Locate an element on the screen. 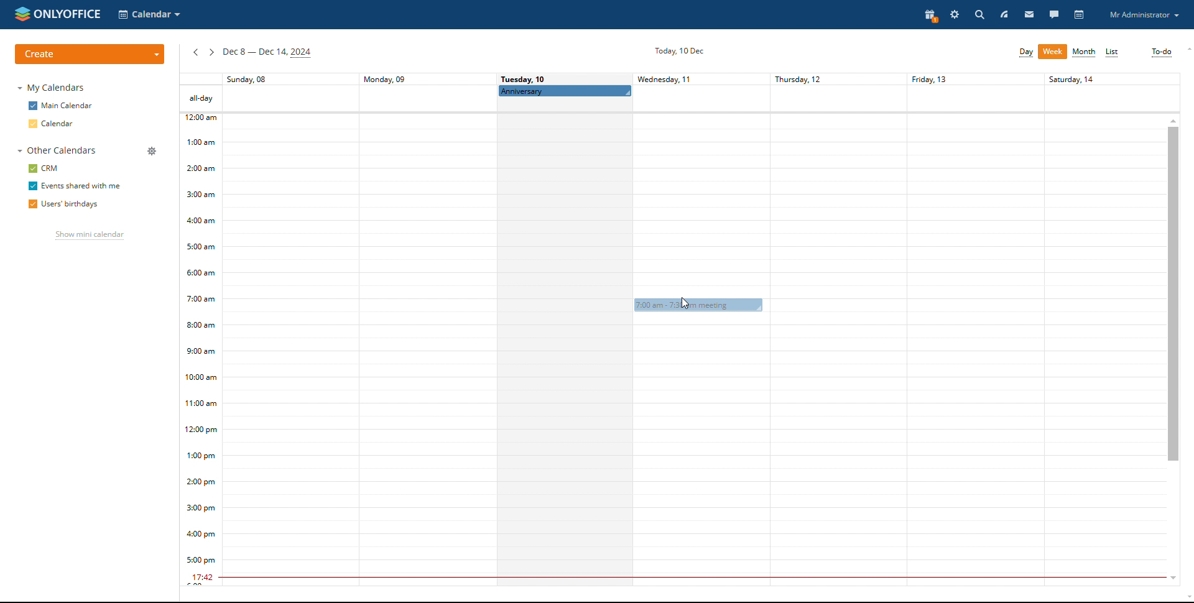  profile is located at coordinates (1144, 15).